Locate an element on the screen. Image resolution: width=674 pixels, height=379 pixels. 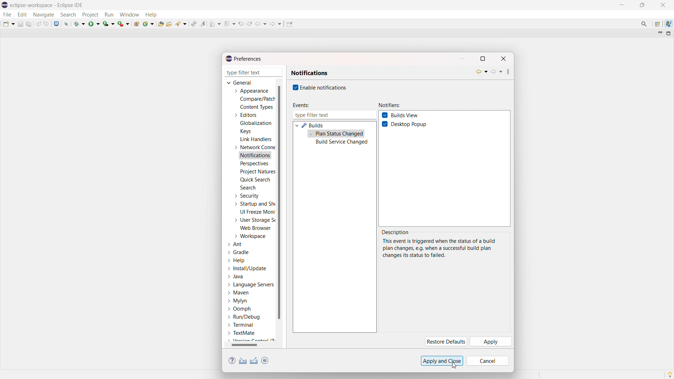
Checkbox is located at coordinates (385, 115).